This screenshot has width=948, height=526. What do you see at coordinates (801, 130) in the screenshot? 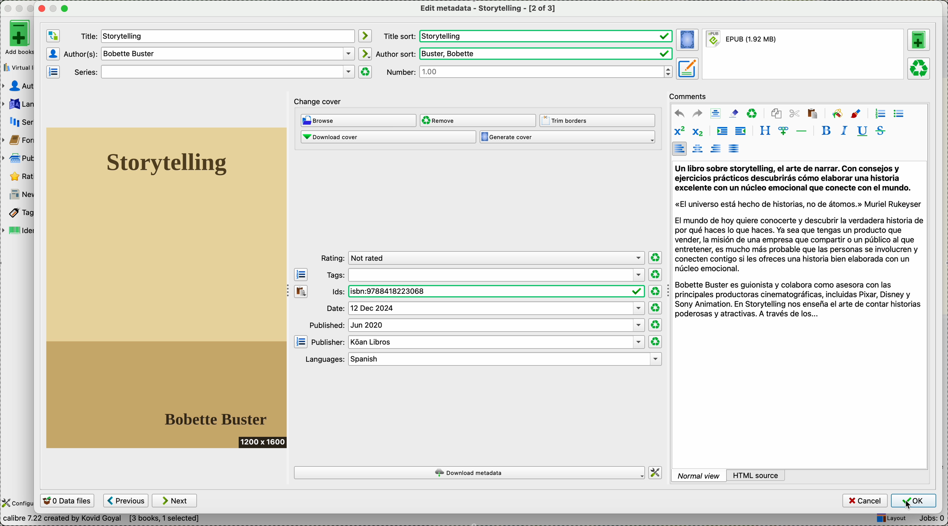
I see `separate` at bounding box center [801, 130].